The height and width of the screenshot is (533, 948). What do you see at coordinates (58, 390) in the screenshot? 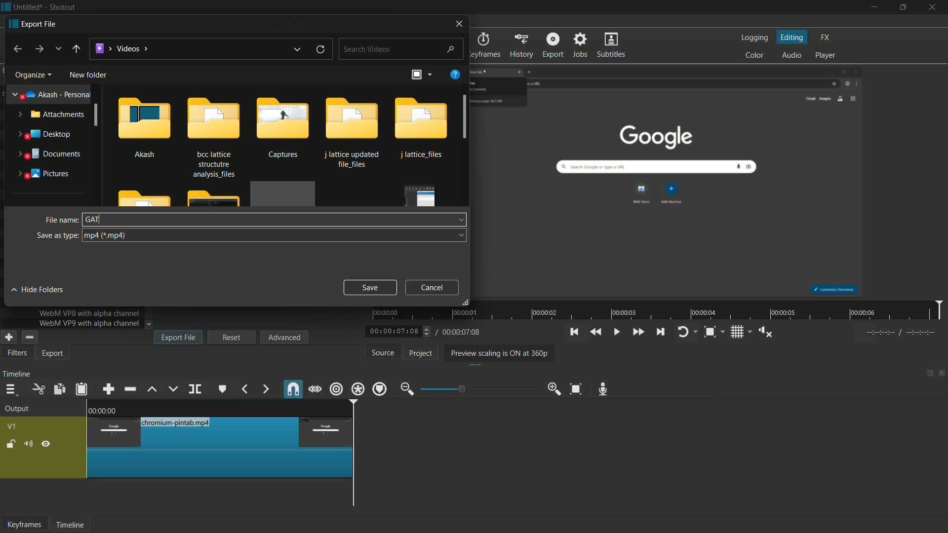
I see `copy checked filters` at bounding box center [58, 390].